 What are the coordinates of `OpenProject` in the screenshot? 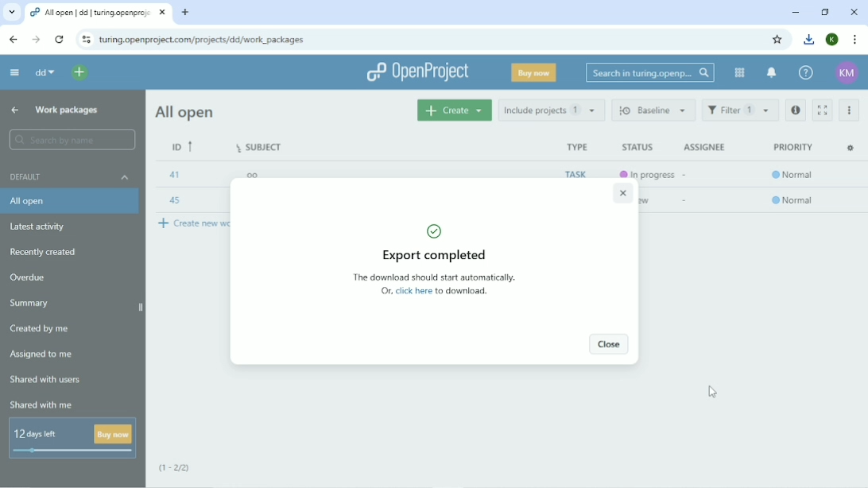 It's located at (417, 72).